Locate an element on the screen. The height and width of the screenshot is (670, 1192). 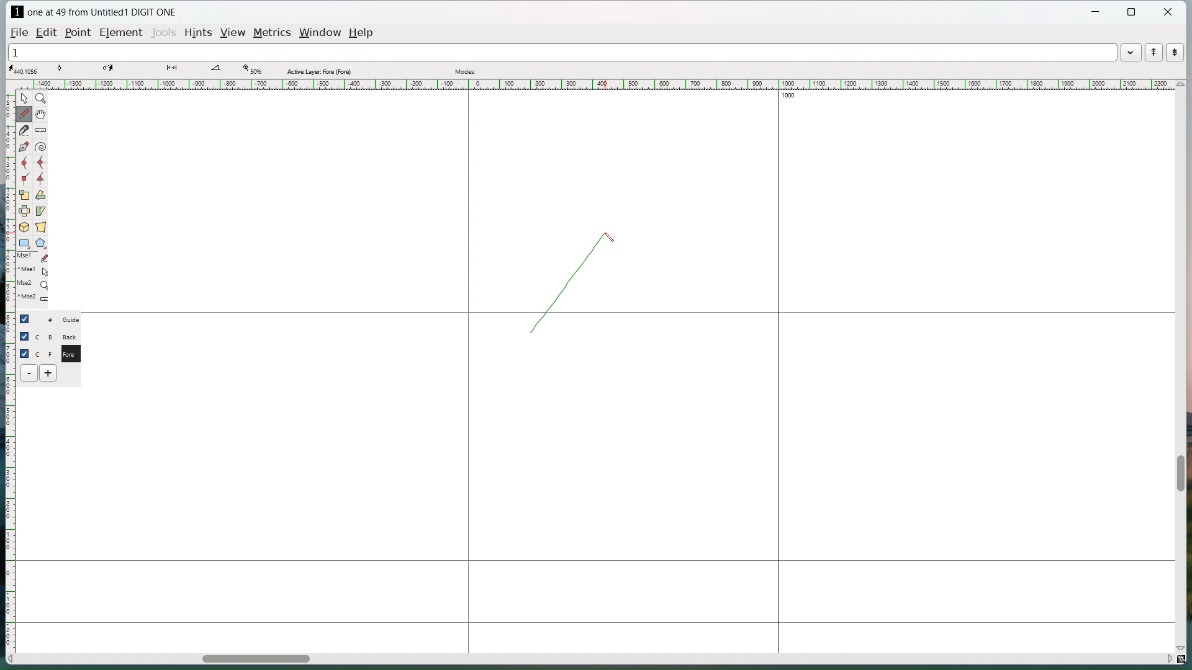
delete layer is located at coordinates (29, 373).